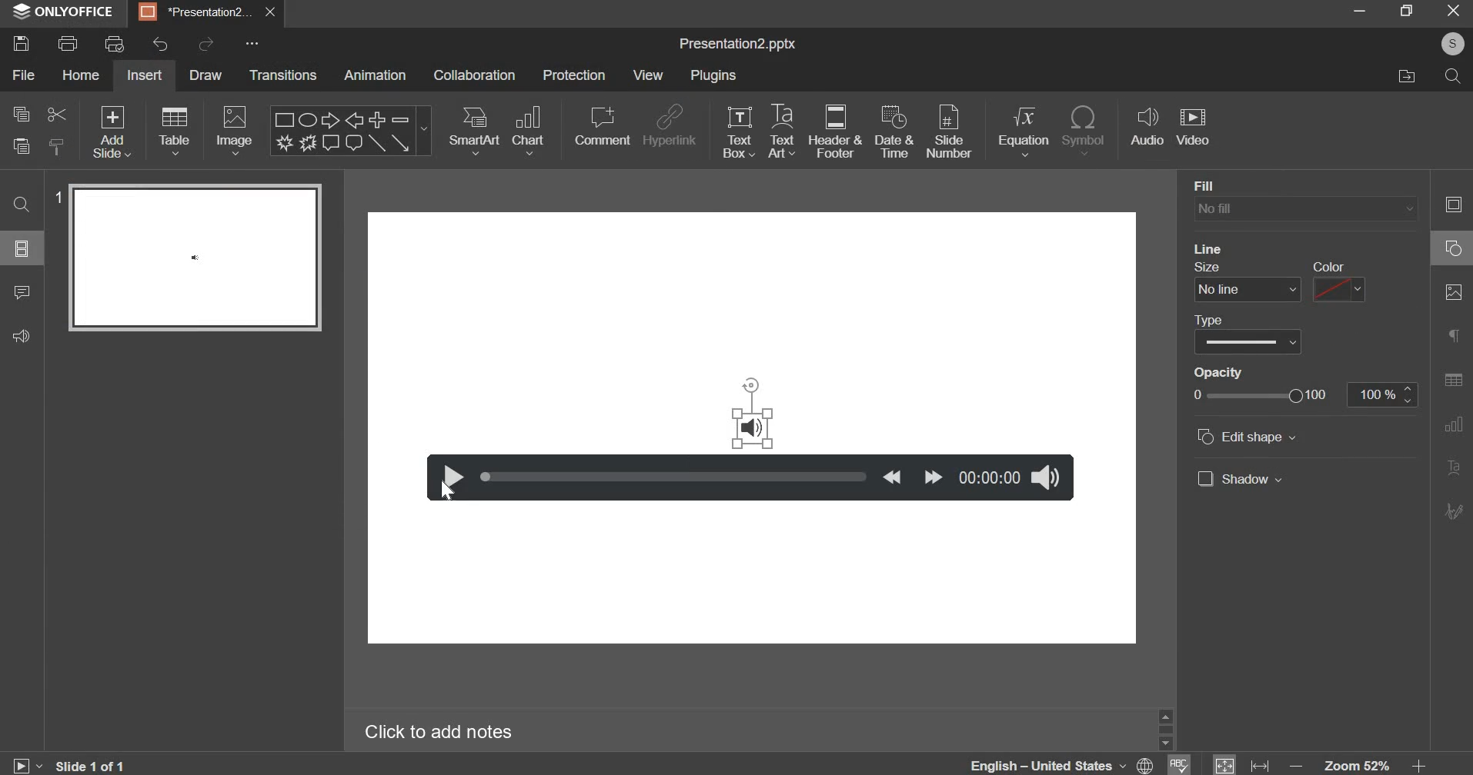  Describe the element at coordinates (68, 44) in the screenshot. I see `print` at that location.